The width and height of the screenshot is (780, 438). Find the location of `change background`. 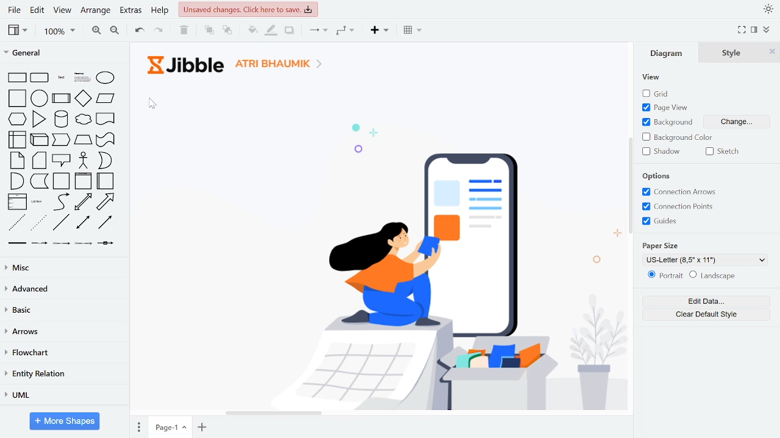

change background is located at coordinates (737, 122).